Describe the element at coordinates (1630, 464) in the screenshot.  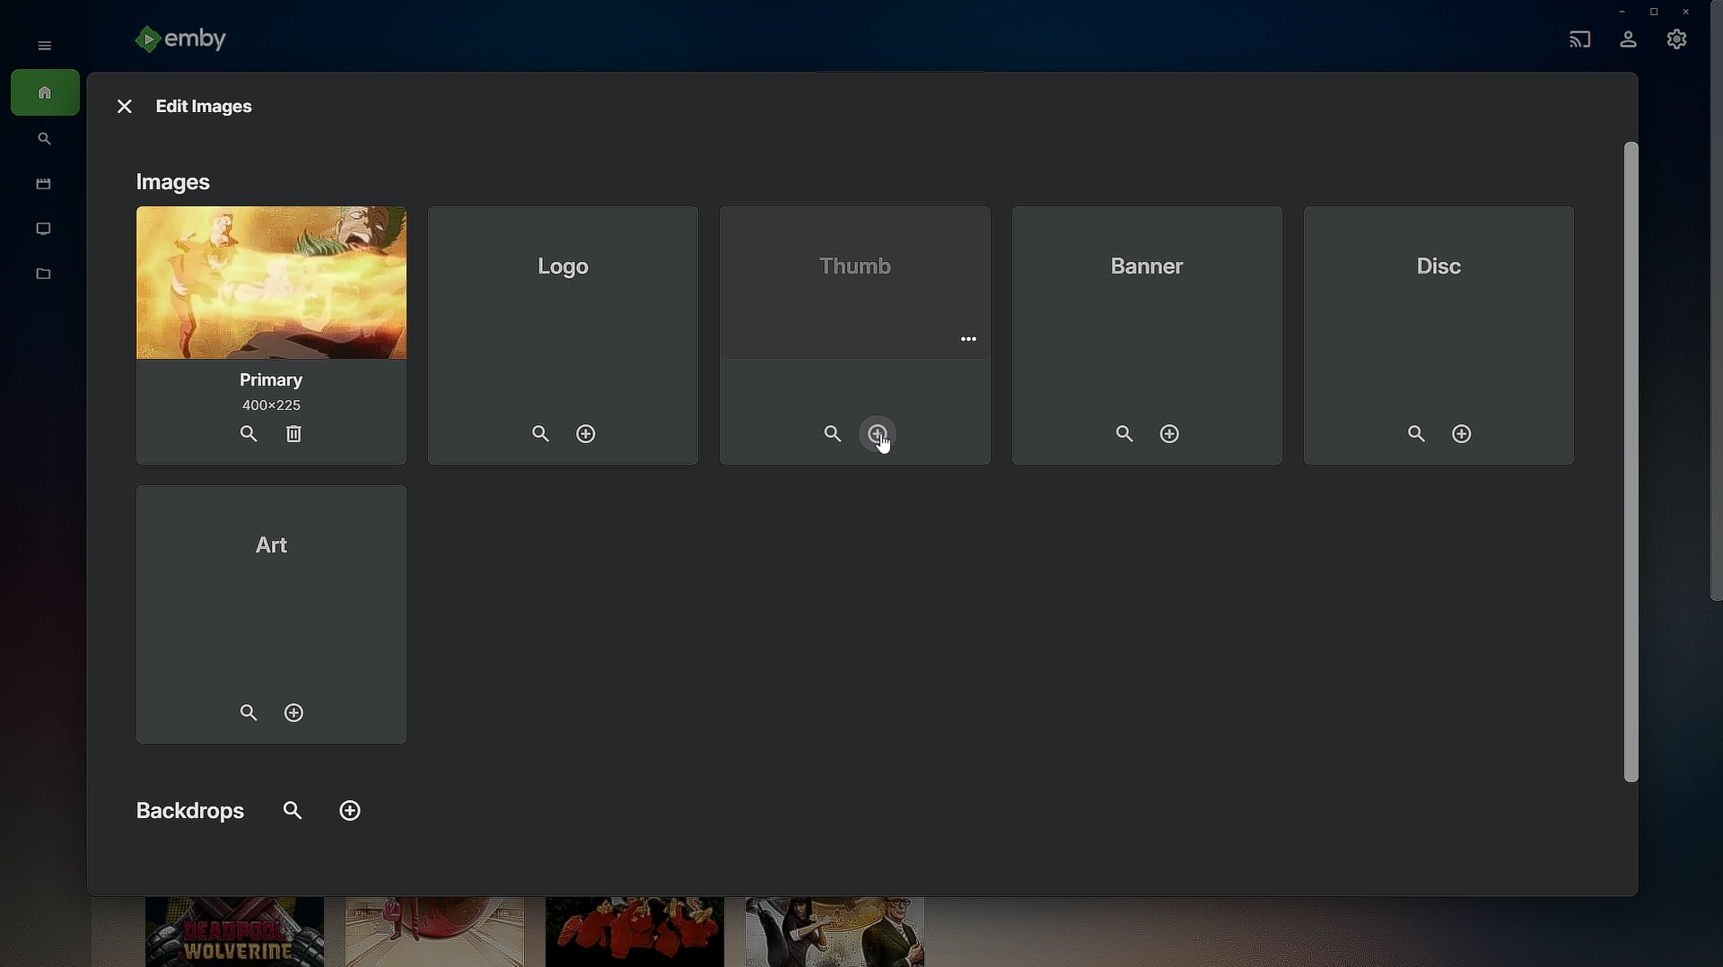
I see `` at that location.